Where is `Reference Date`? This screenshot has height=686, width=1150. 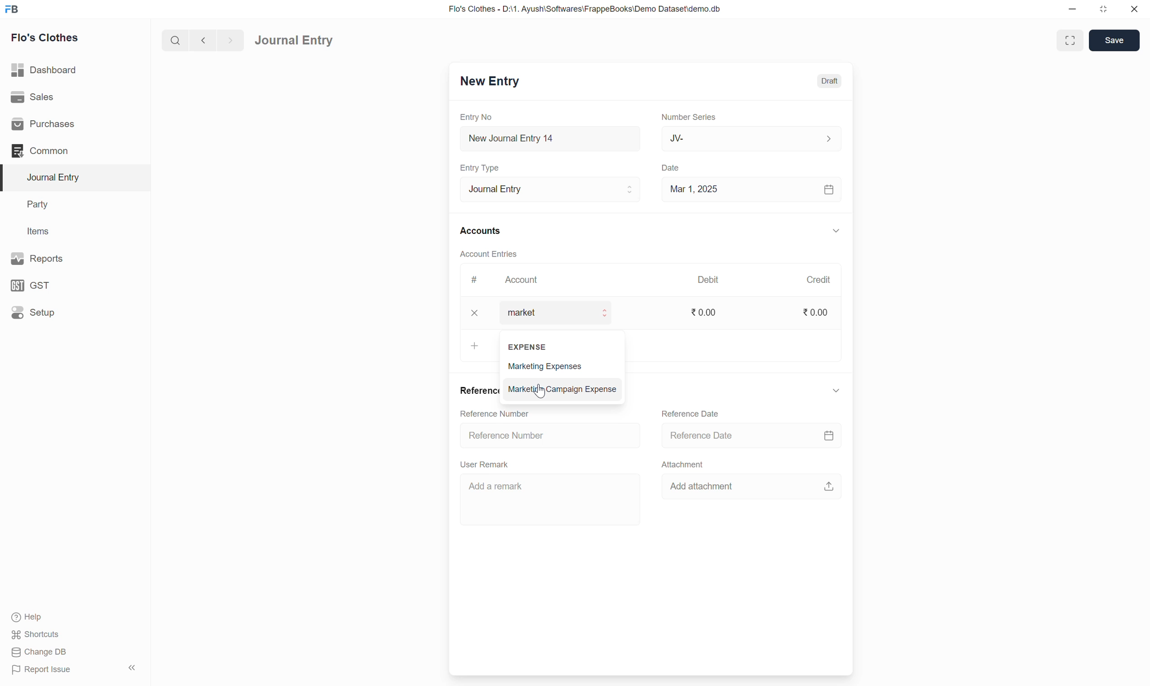
Reference Date is located at coordinates (692, 414).